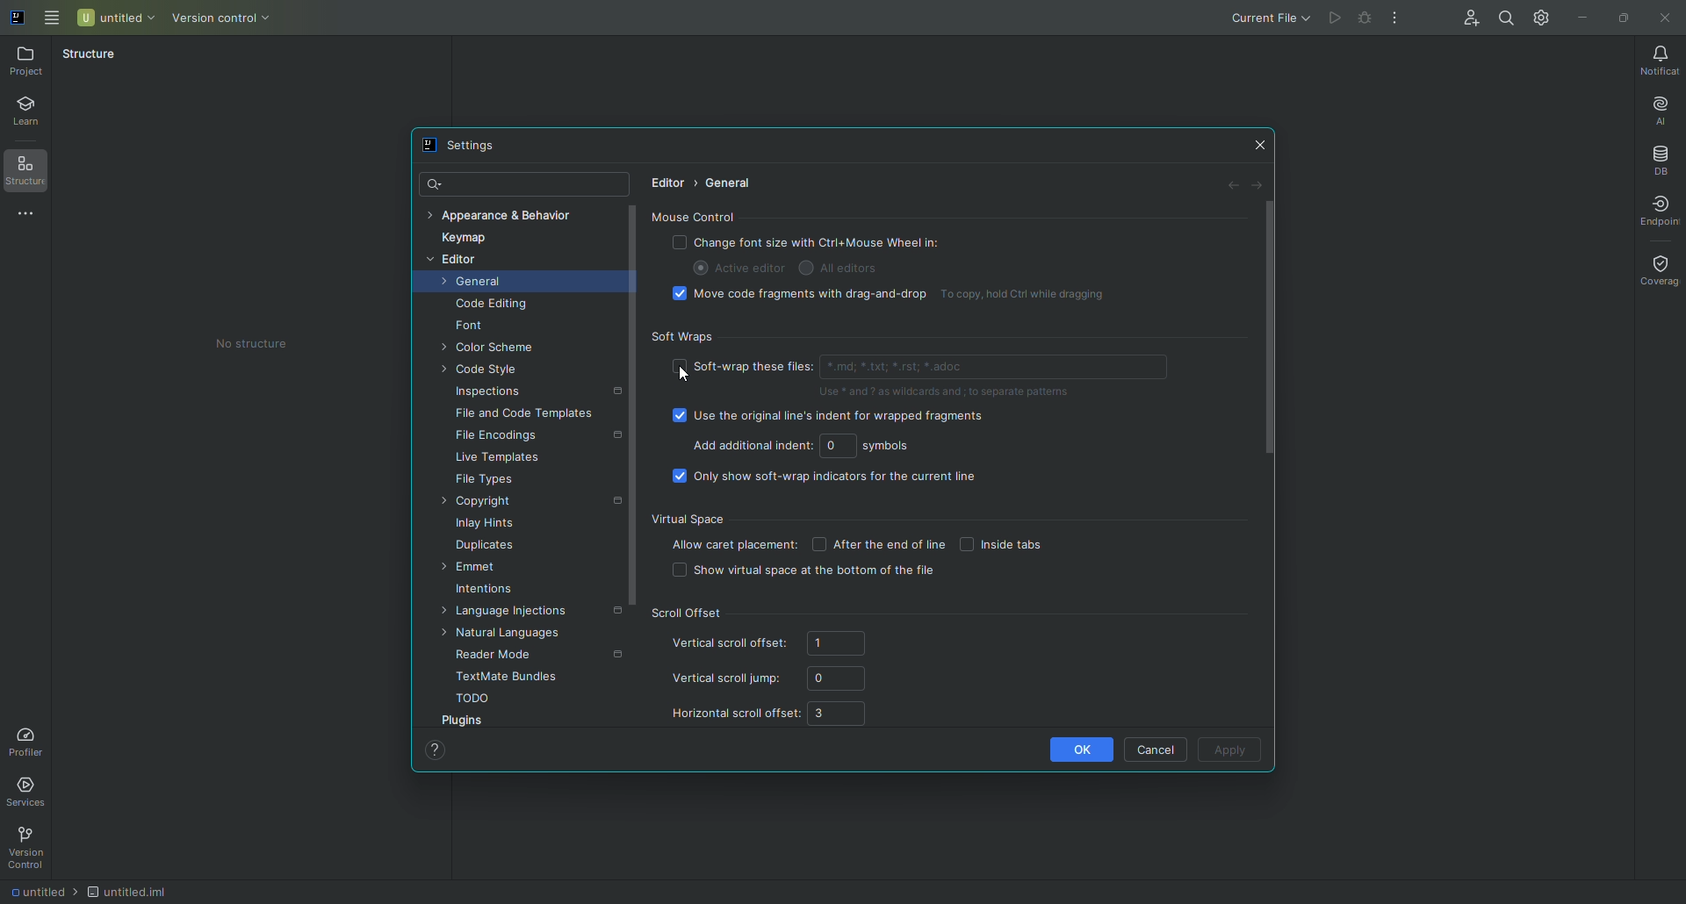 The width and height of the screenshot is (1686, 904). Describe the element at coordinates (468, 722) in the screenshot. I see `Plugins` at that location.